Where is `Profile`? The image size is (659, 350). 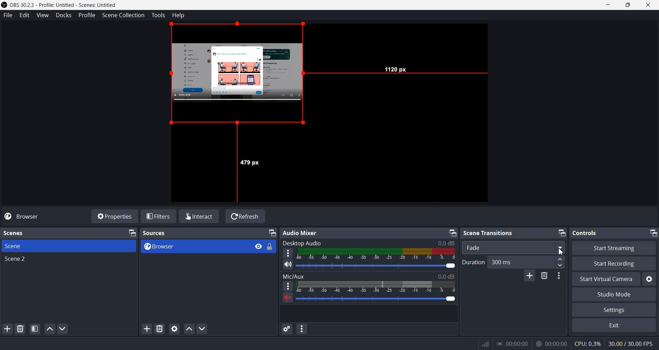 Profile is located at coordinates (87, 15).